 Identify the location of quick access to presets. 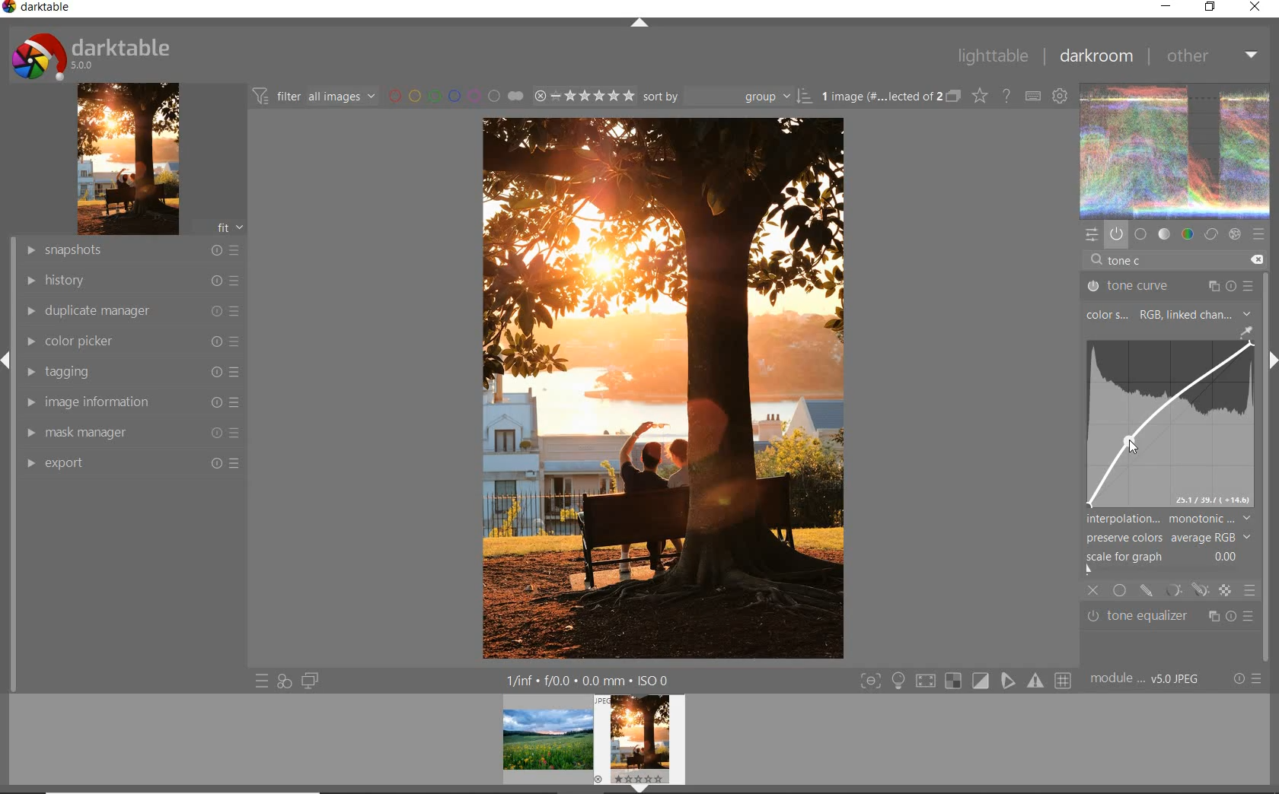
(262, 681).